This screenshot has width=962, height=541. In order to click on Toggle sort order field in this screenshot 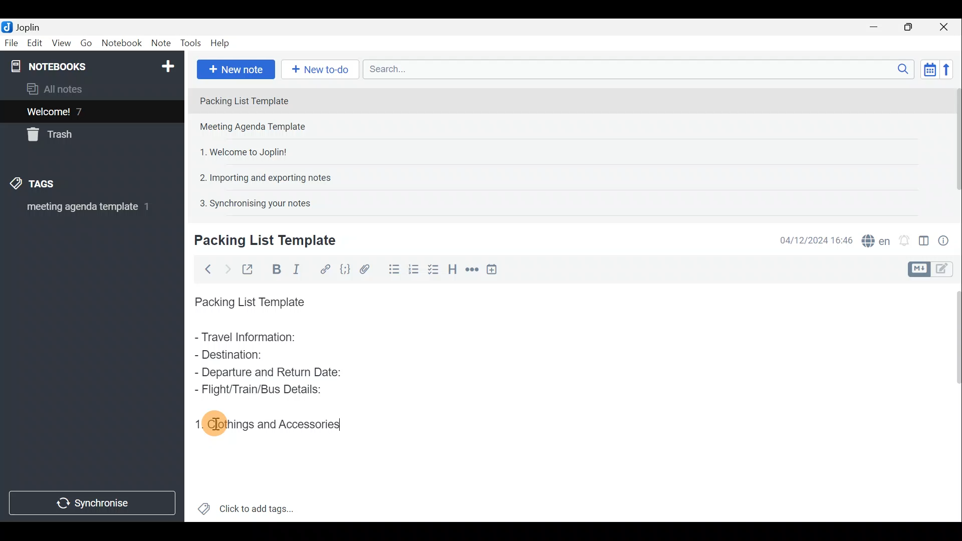, I will do `click(926, 69)`.